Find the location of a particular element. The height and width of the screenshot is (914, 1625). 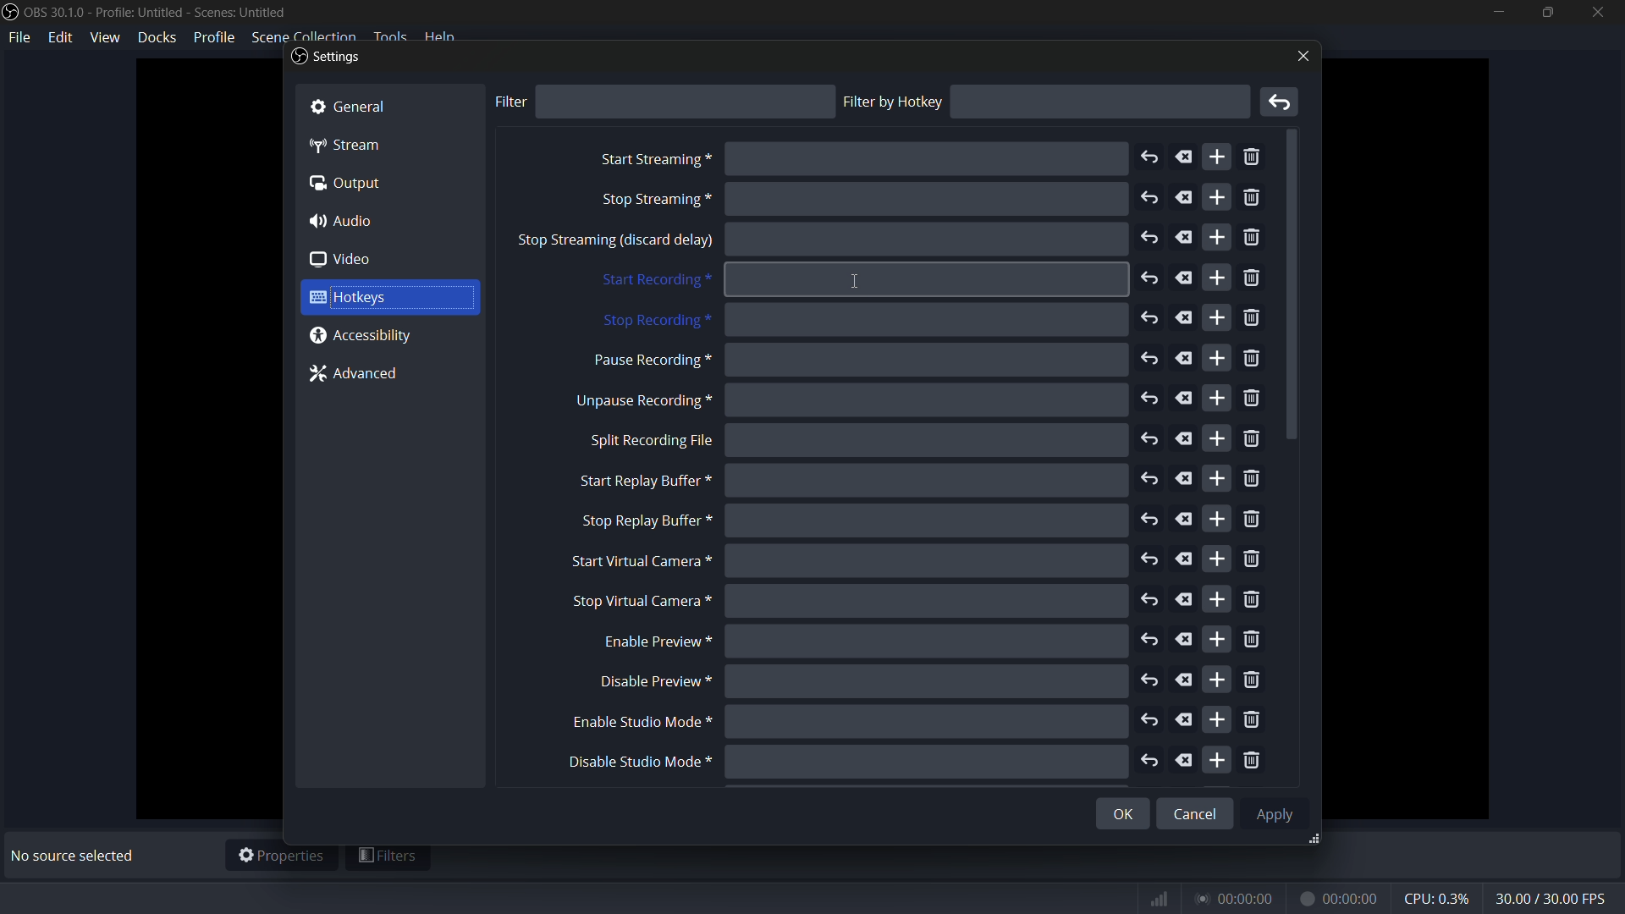

undo is located at coordinates (1150, 559).